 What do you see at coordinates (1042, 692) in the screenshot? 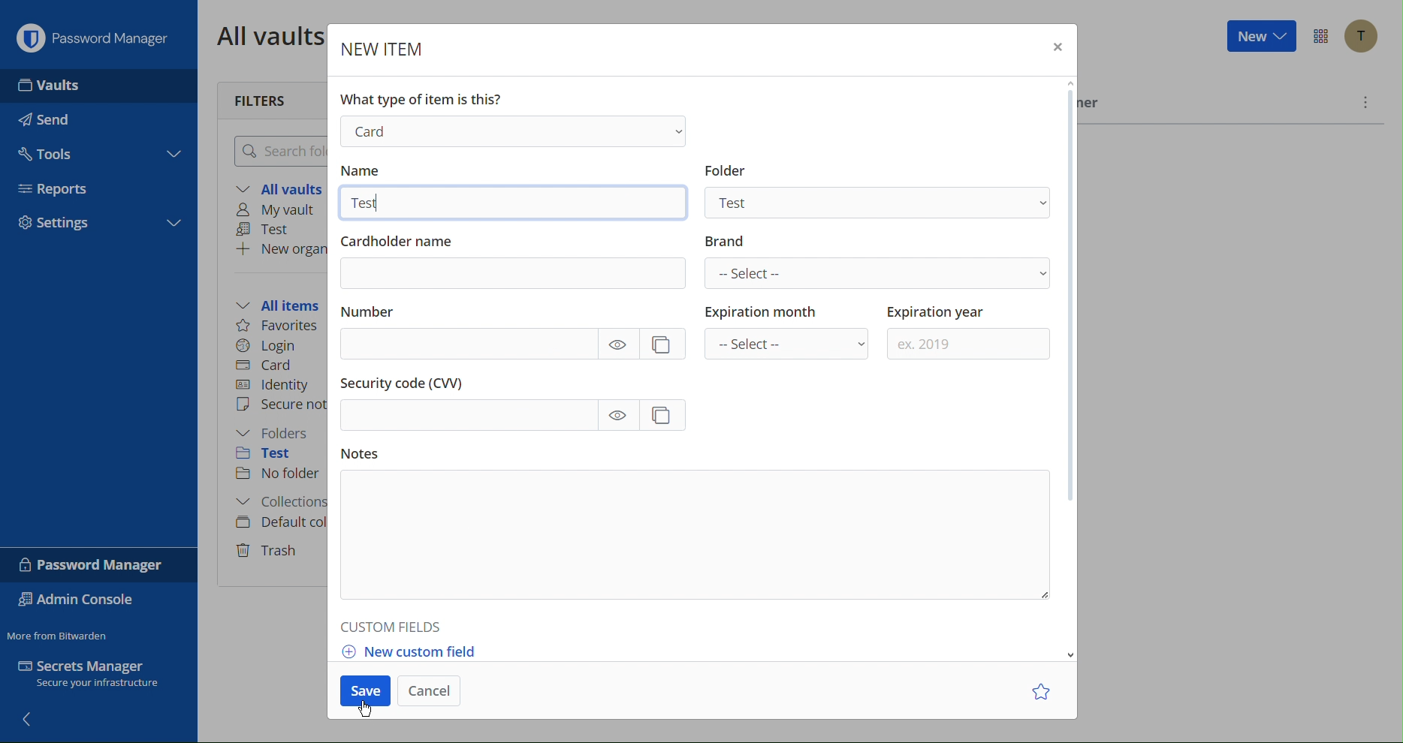
I see `Star` at bounding box center [1042, 692].